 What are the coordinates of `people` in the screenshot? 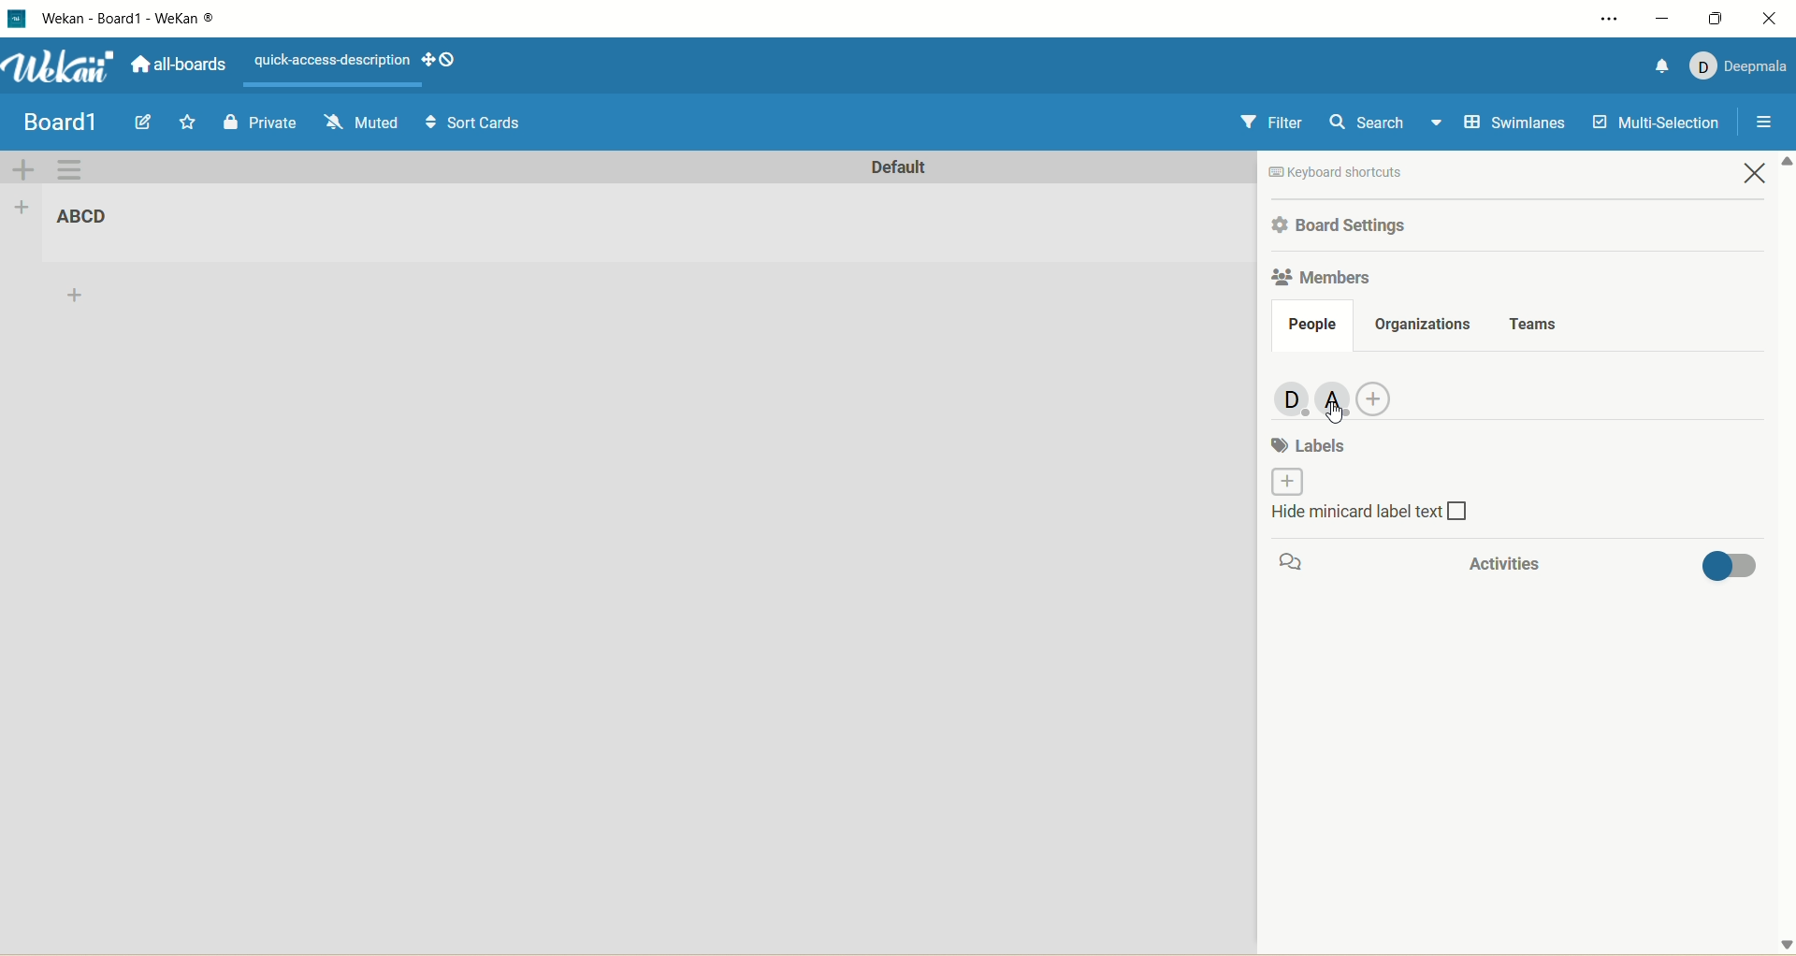 It's located at (1311, 326).